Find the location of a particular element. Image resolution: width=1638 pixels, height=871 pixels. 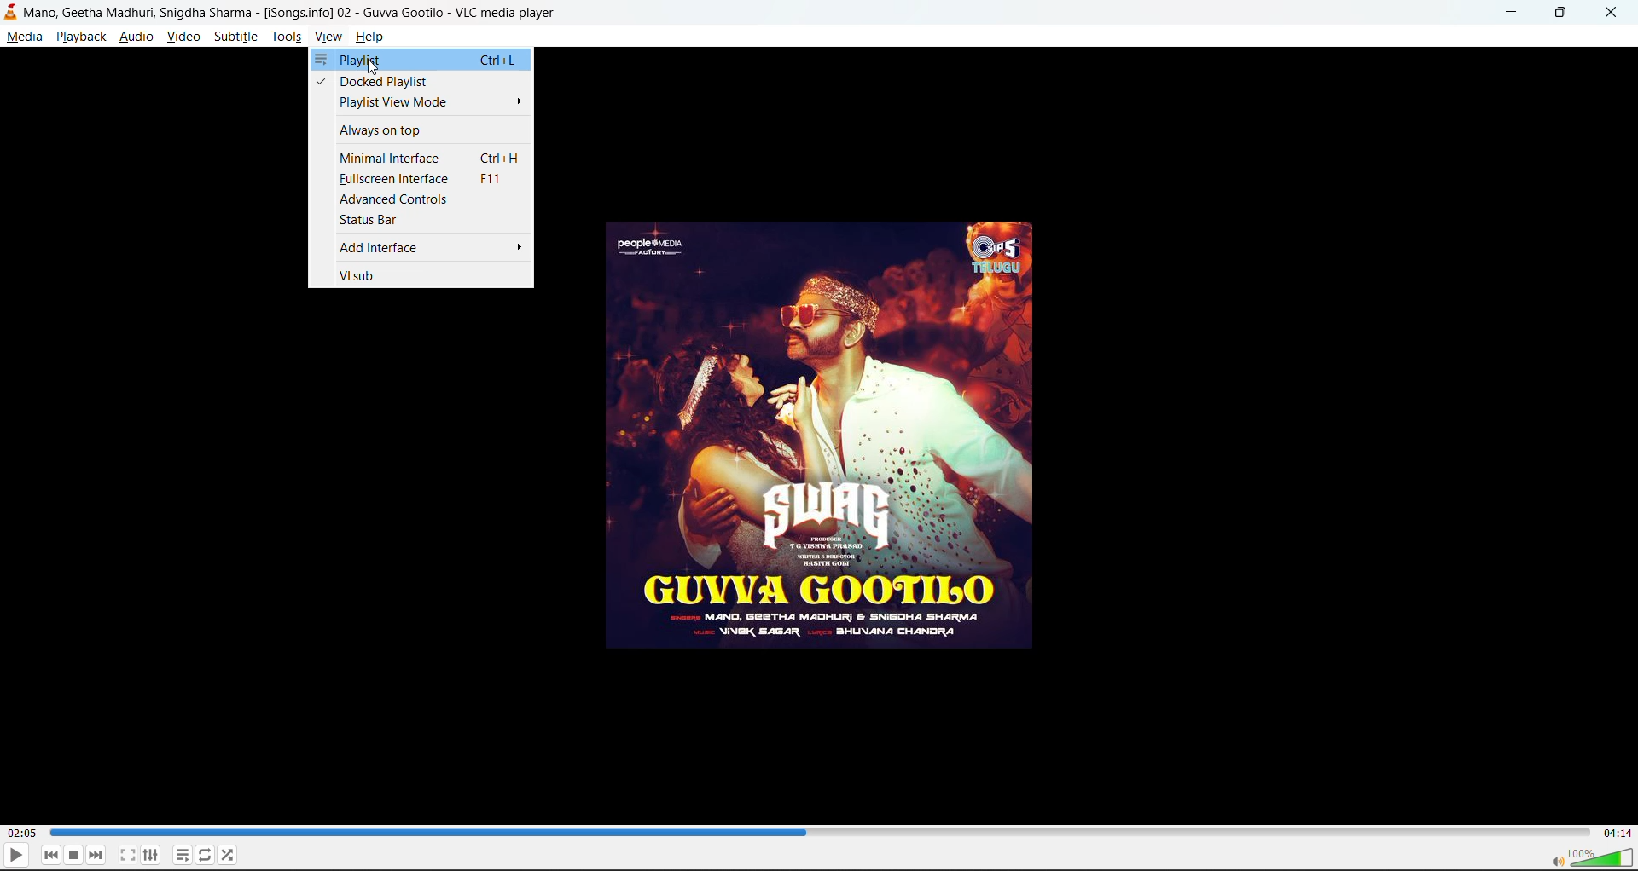

playlist is located at coordinates (423, 60).